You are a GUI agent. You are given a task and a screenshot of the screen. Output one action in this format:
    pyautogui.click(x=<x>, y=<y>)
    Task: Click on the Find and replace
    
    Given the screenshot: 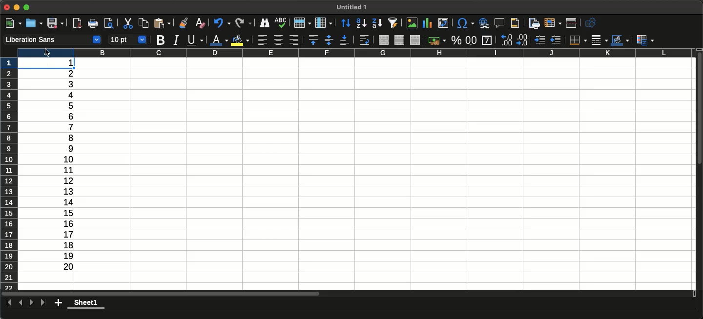 What is the action you would take?
    pyautogui.click(x=263, y=22)
    